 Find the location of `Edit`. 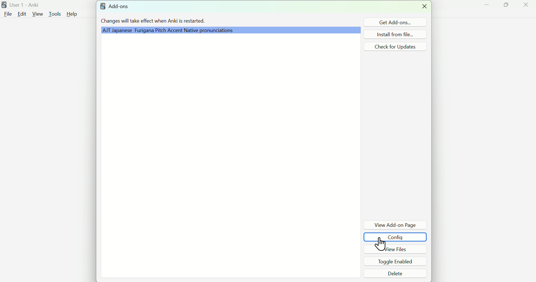

Edit is located at coordinates (21, 15).